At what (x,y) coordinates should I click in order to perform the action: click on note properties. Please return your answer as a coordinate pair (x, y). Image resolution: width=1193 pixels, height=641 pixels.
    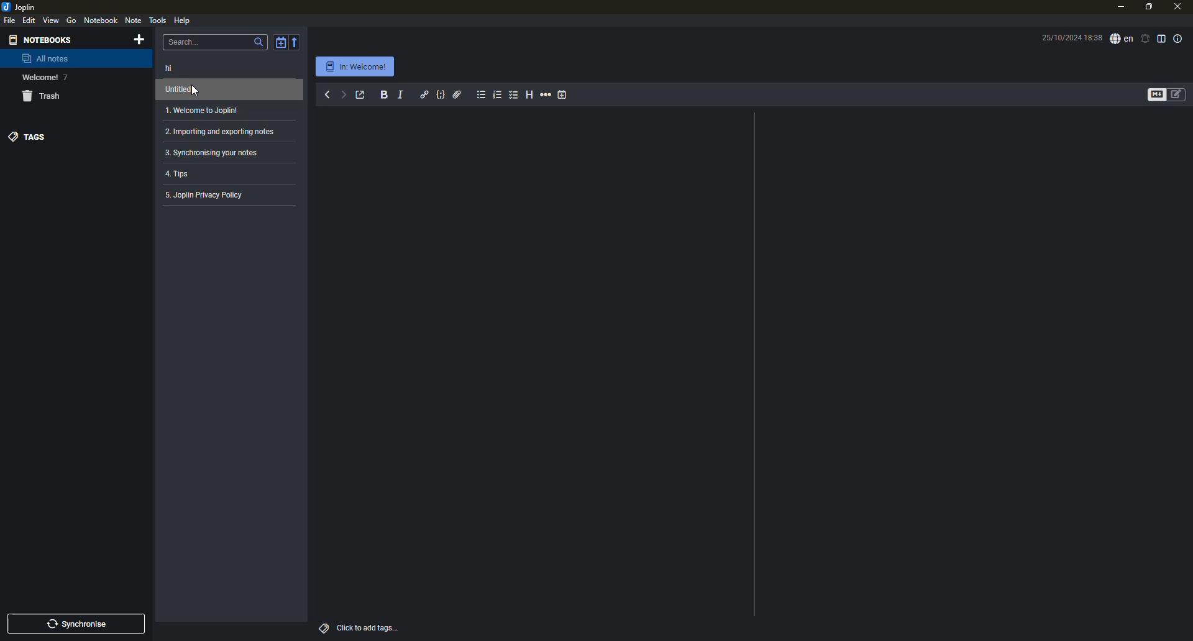
    Looking at the image, I should click on (1179, 39).